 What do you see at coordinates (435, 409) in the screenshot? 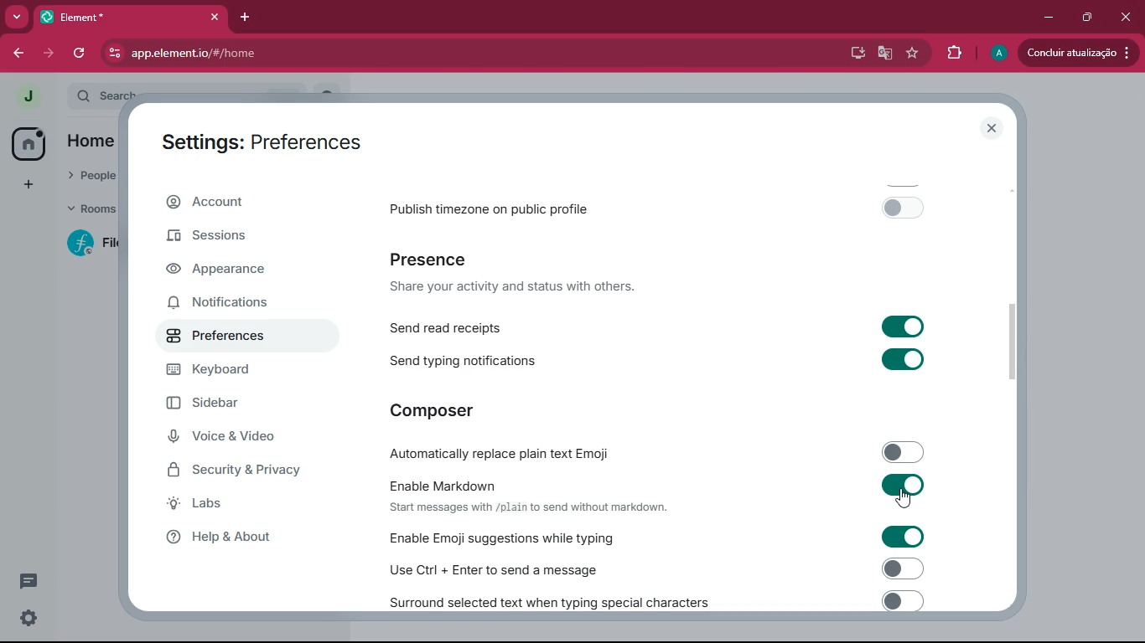
I see `composer` at bounding box center [435, 409].